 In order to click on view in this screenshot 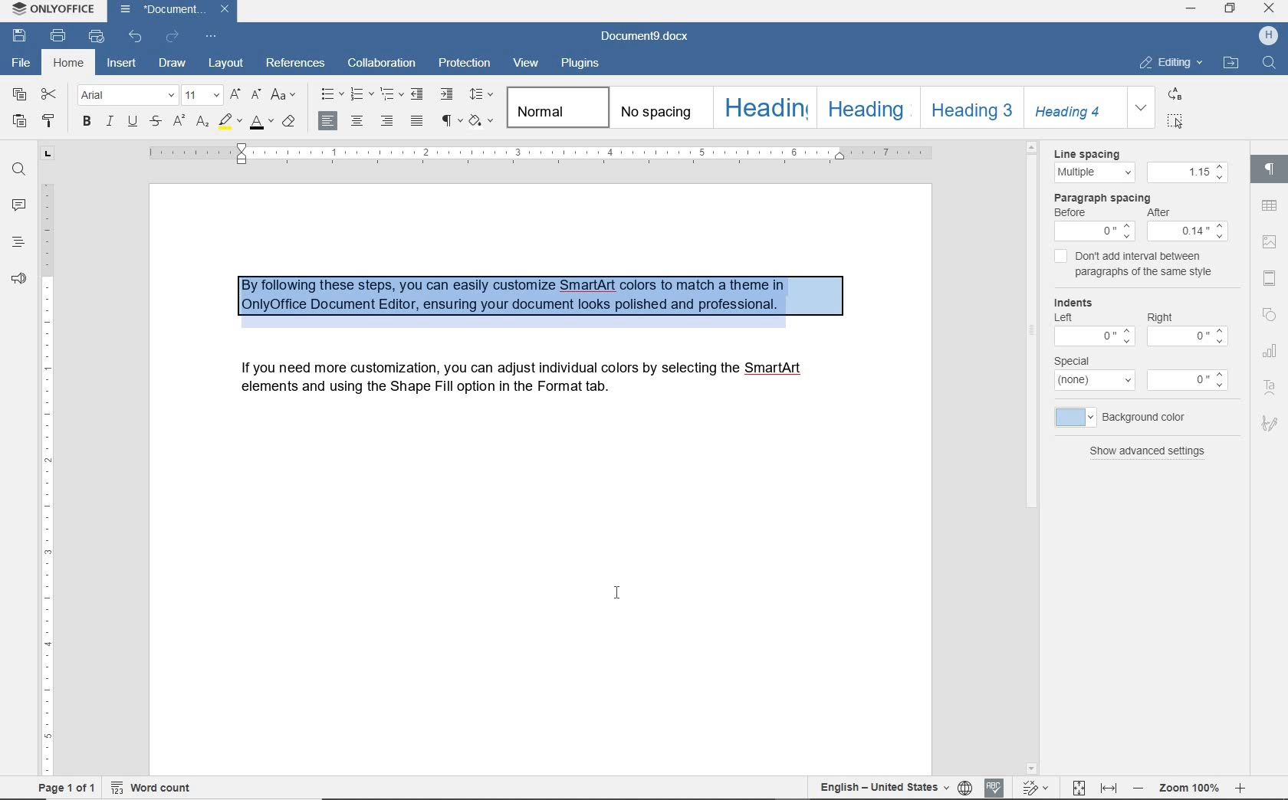, I will do `click(527, 64)`.